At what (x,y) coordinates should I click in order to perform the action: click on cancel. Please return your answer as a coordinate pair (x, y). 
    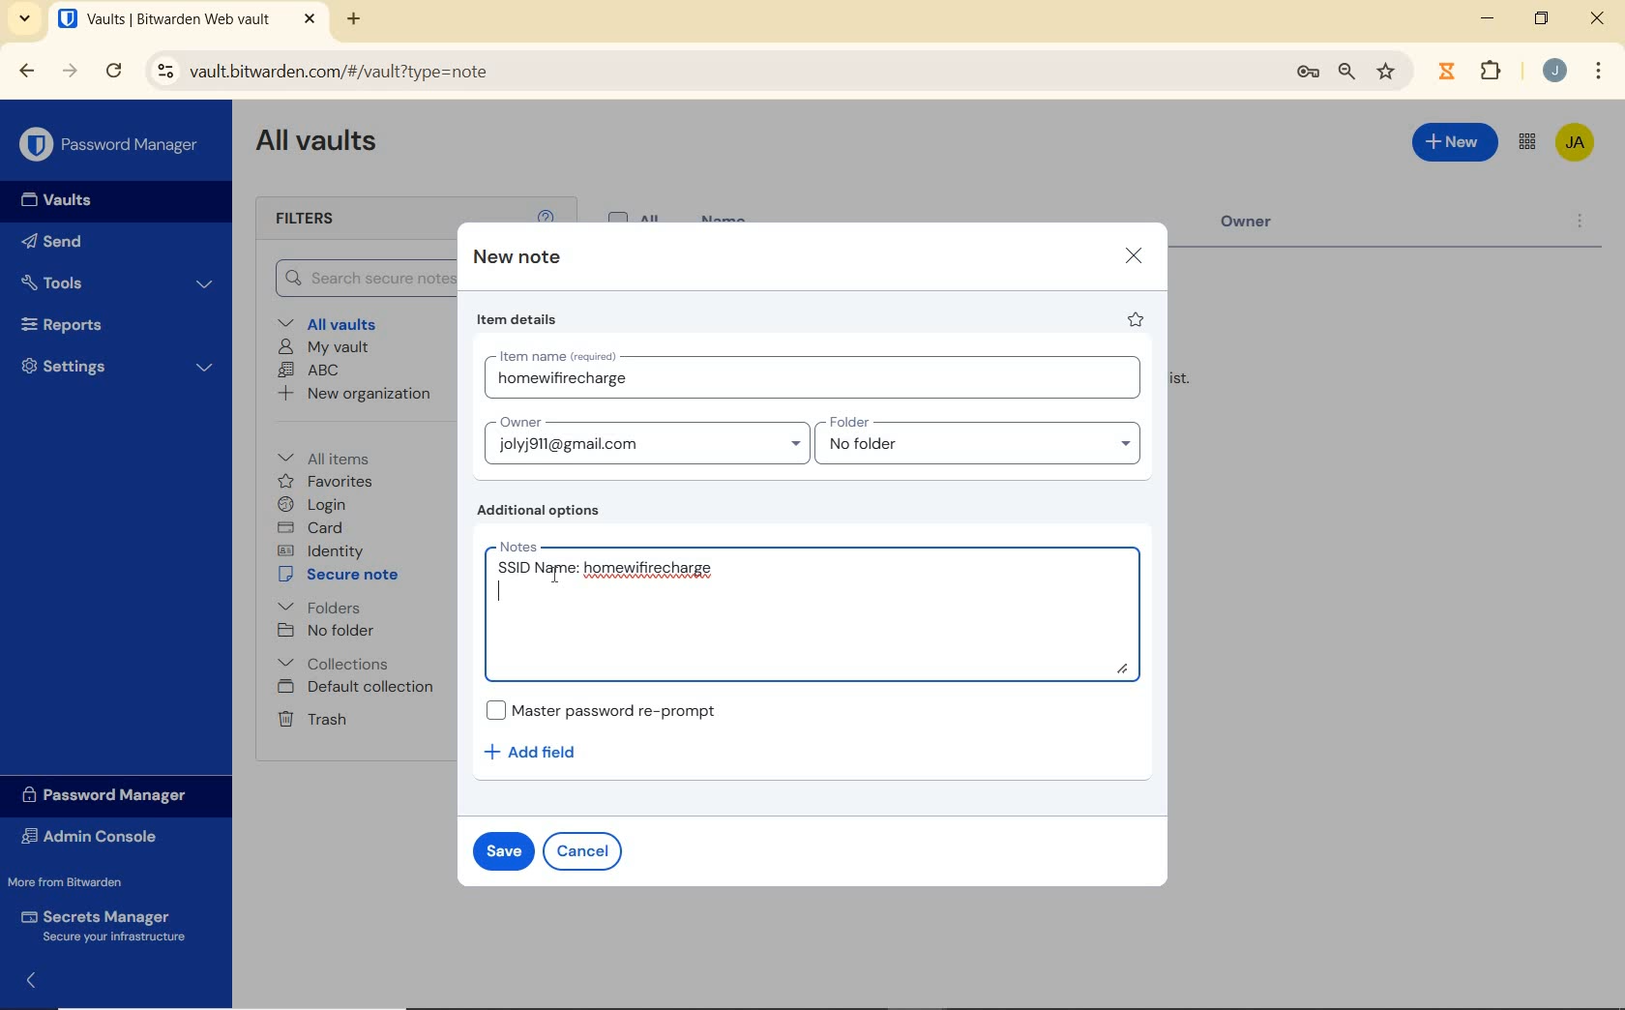
    Looking at the image, I should click on (582, 852).